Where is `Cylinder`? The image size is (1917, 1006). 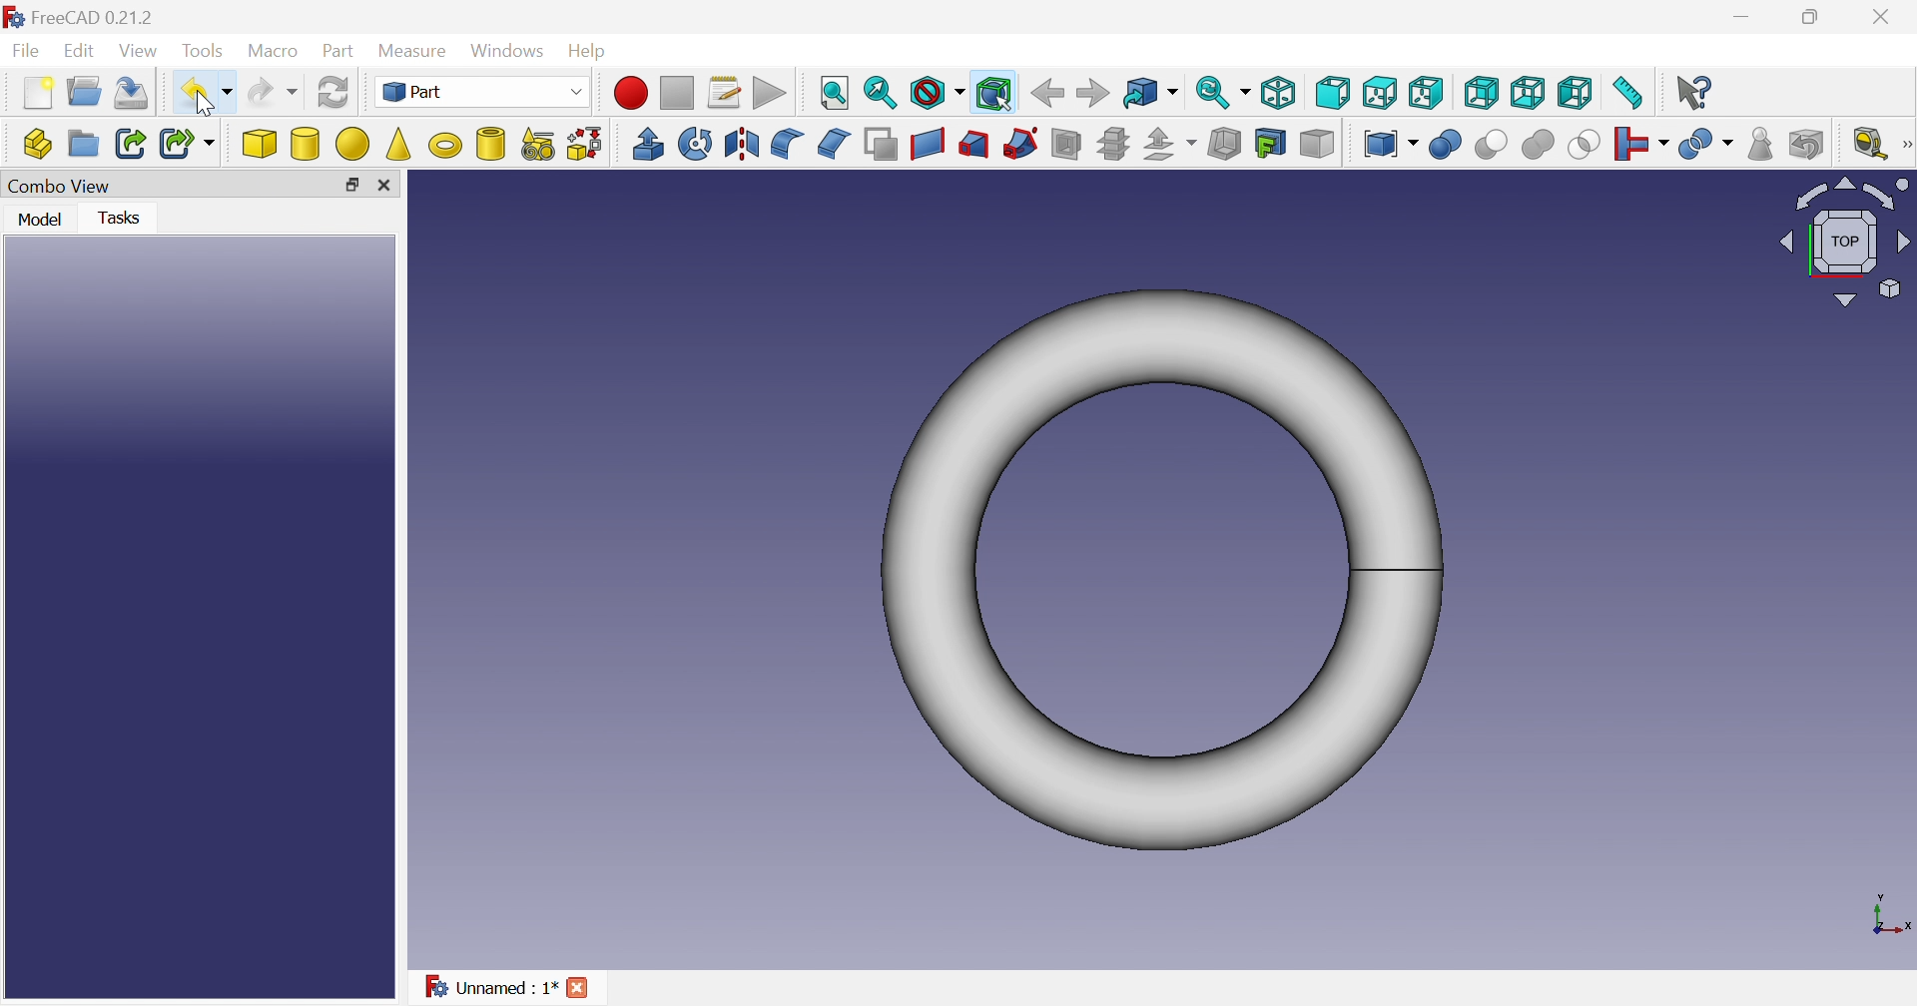
Cylinder is located at coordinates (306, 144).